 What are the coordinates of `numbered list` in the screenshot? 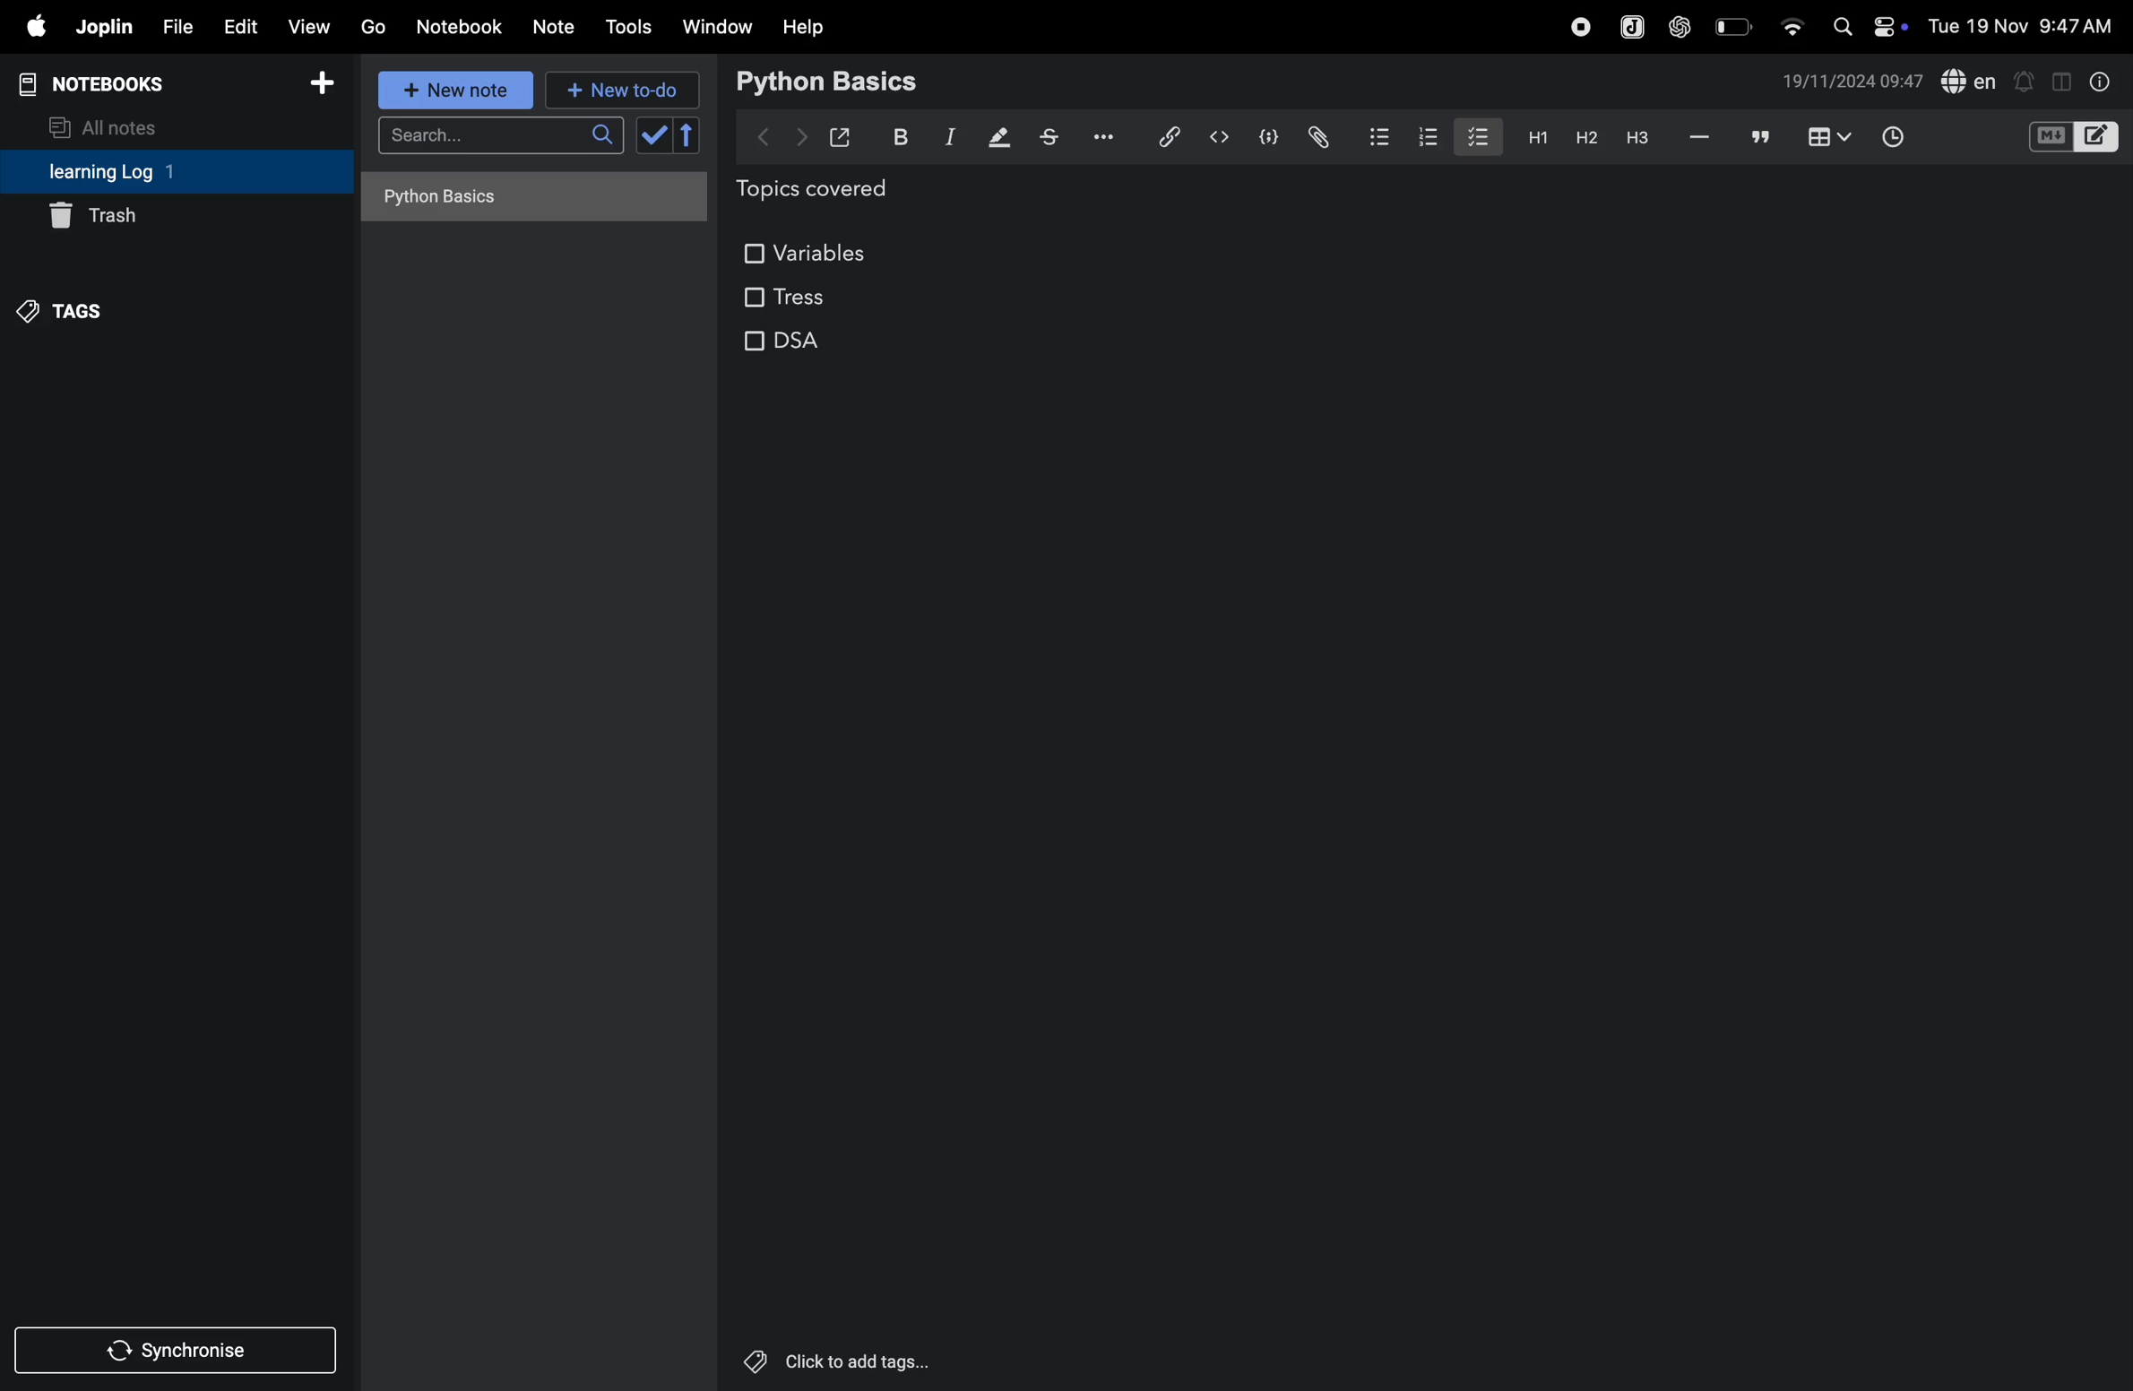 It's located at (1432, 137).